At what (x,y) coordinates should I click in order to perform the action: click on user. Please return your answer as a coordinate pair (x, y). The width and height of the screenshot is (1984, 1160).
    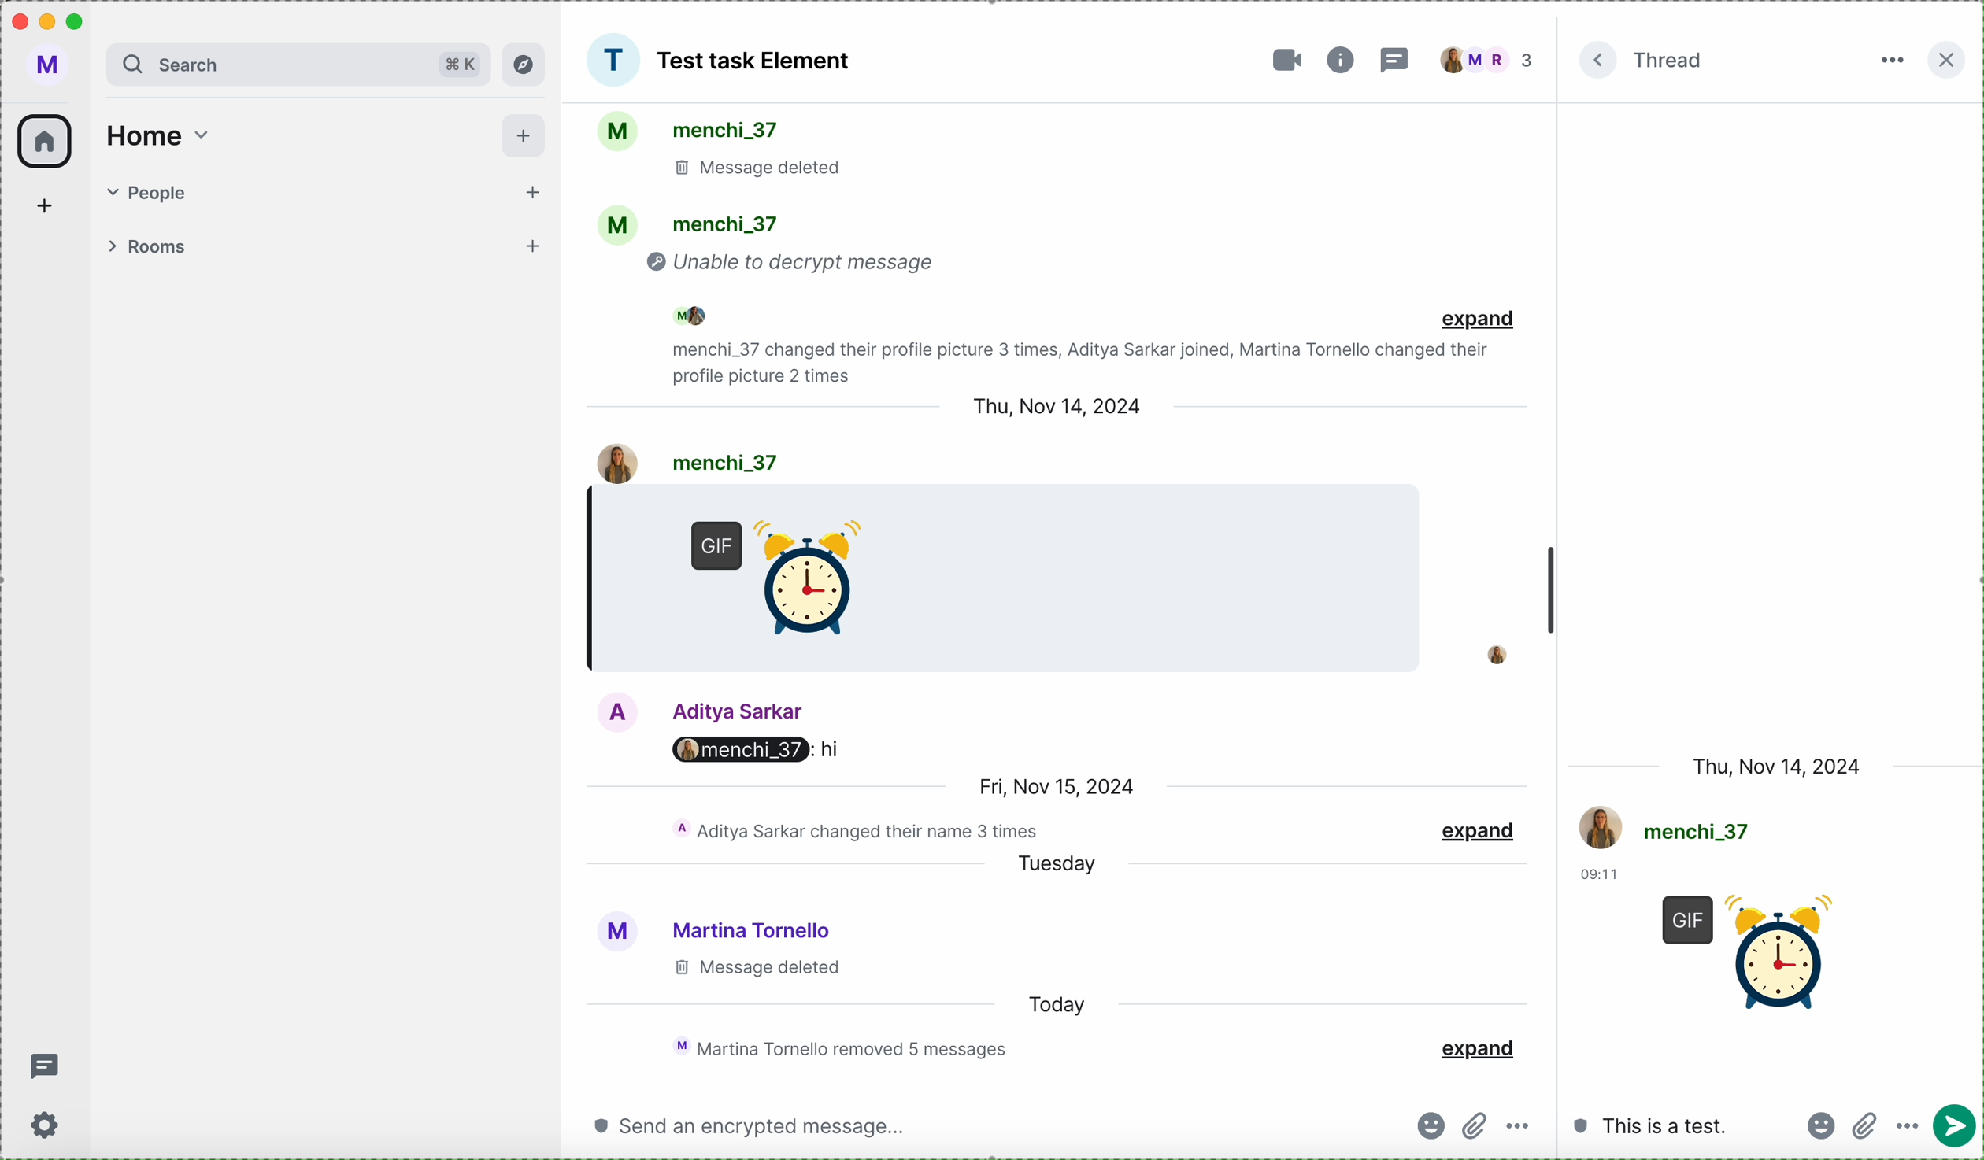
    Looking at the image, I should click on (1670, 828).